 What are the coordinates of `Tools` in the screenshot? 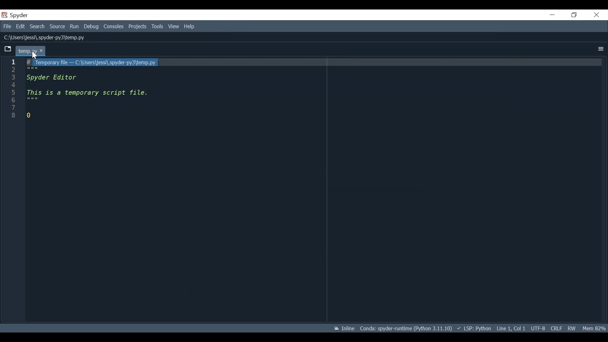 It's located at (157, 26).